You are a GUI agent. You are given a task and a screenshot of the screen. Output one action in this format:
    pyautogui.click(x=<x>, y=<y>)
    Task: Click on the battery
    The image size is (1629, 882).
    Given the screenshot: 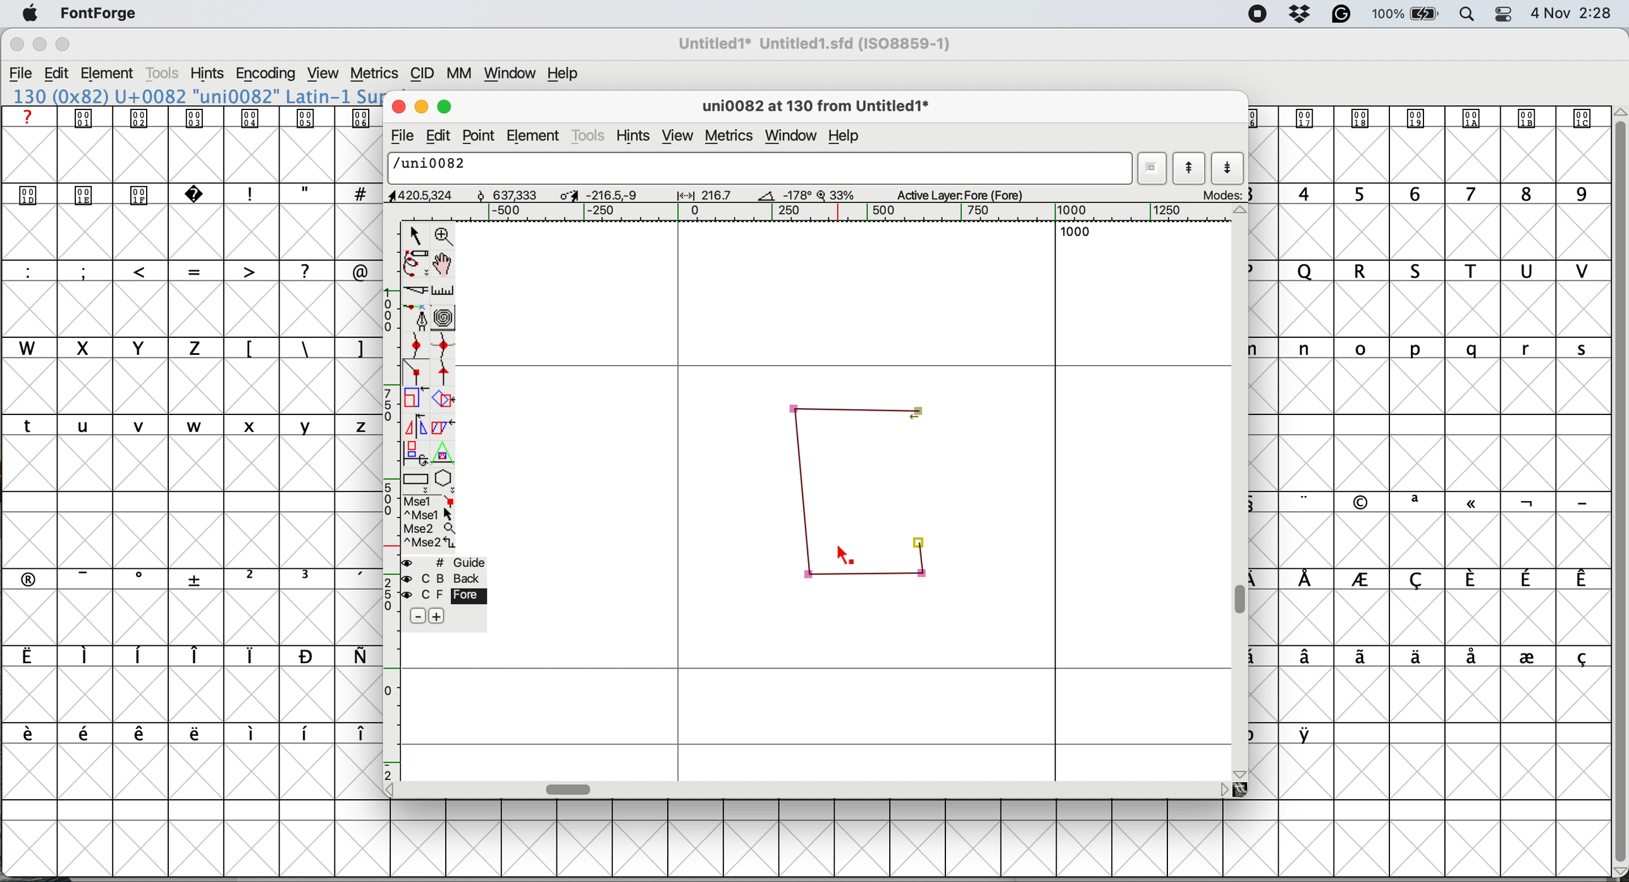 What is the action you would take?
    pyautogui.click(x=1404, y=14)
    